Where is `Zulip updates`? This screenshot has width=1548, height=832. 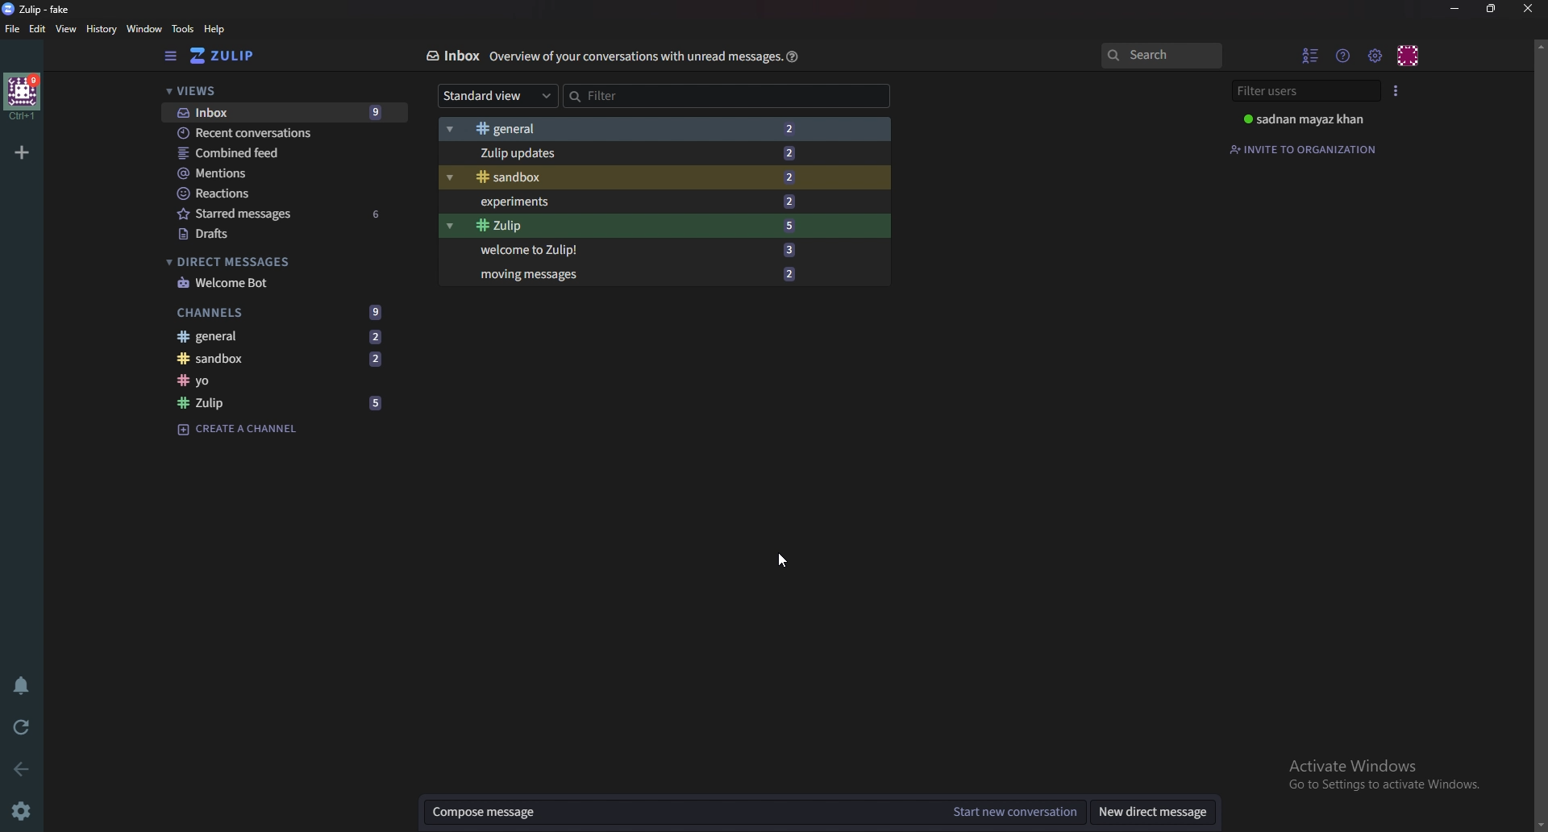
Zulip updates is located at coordinates (666, 152).